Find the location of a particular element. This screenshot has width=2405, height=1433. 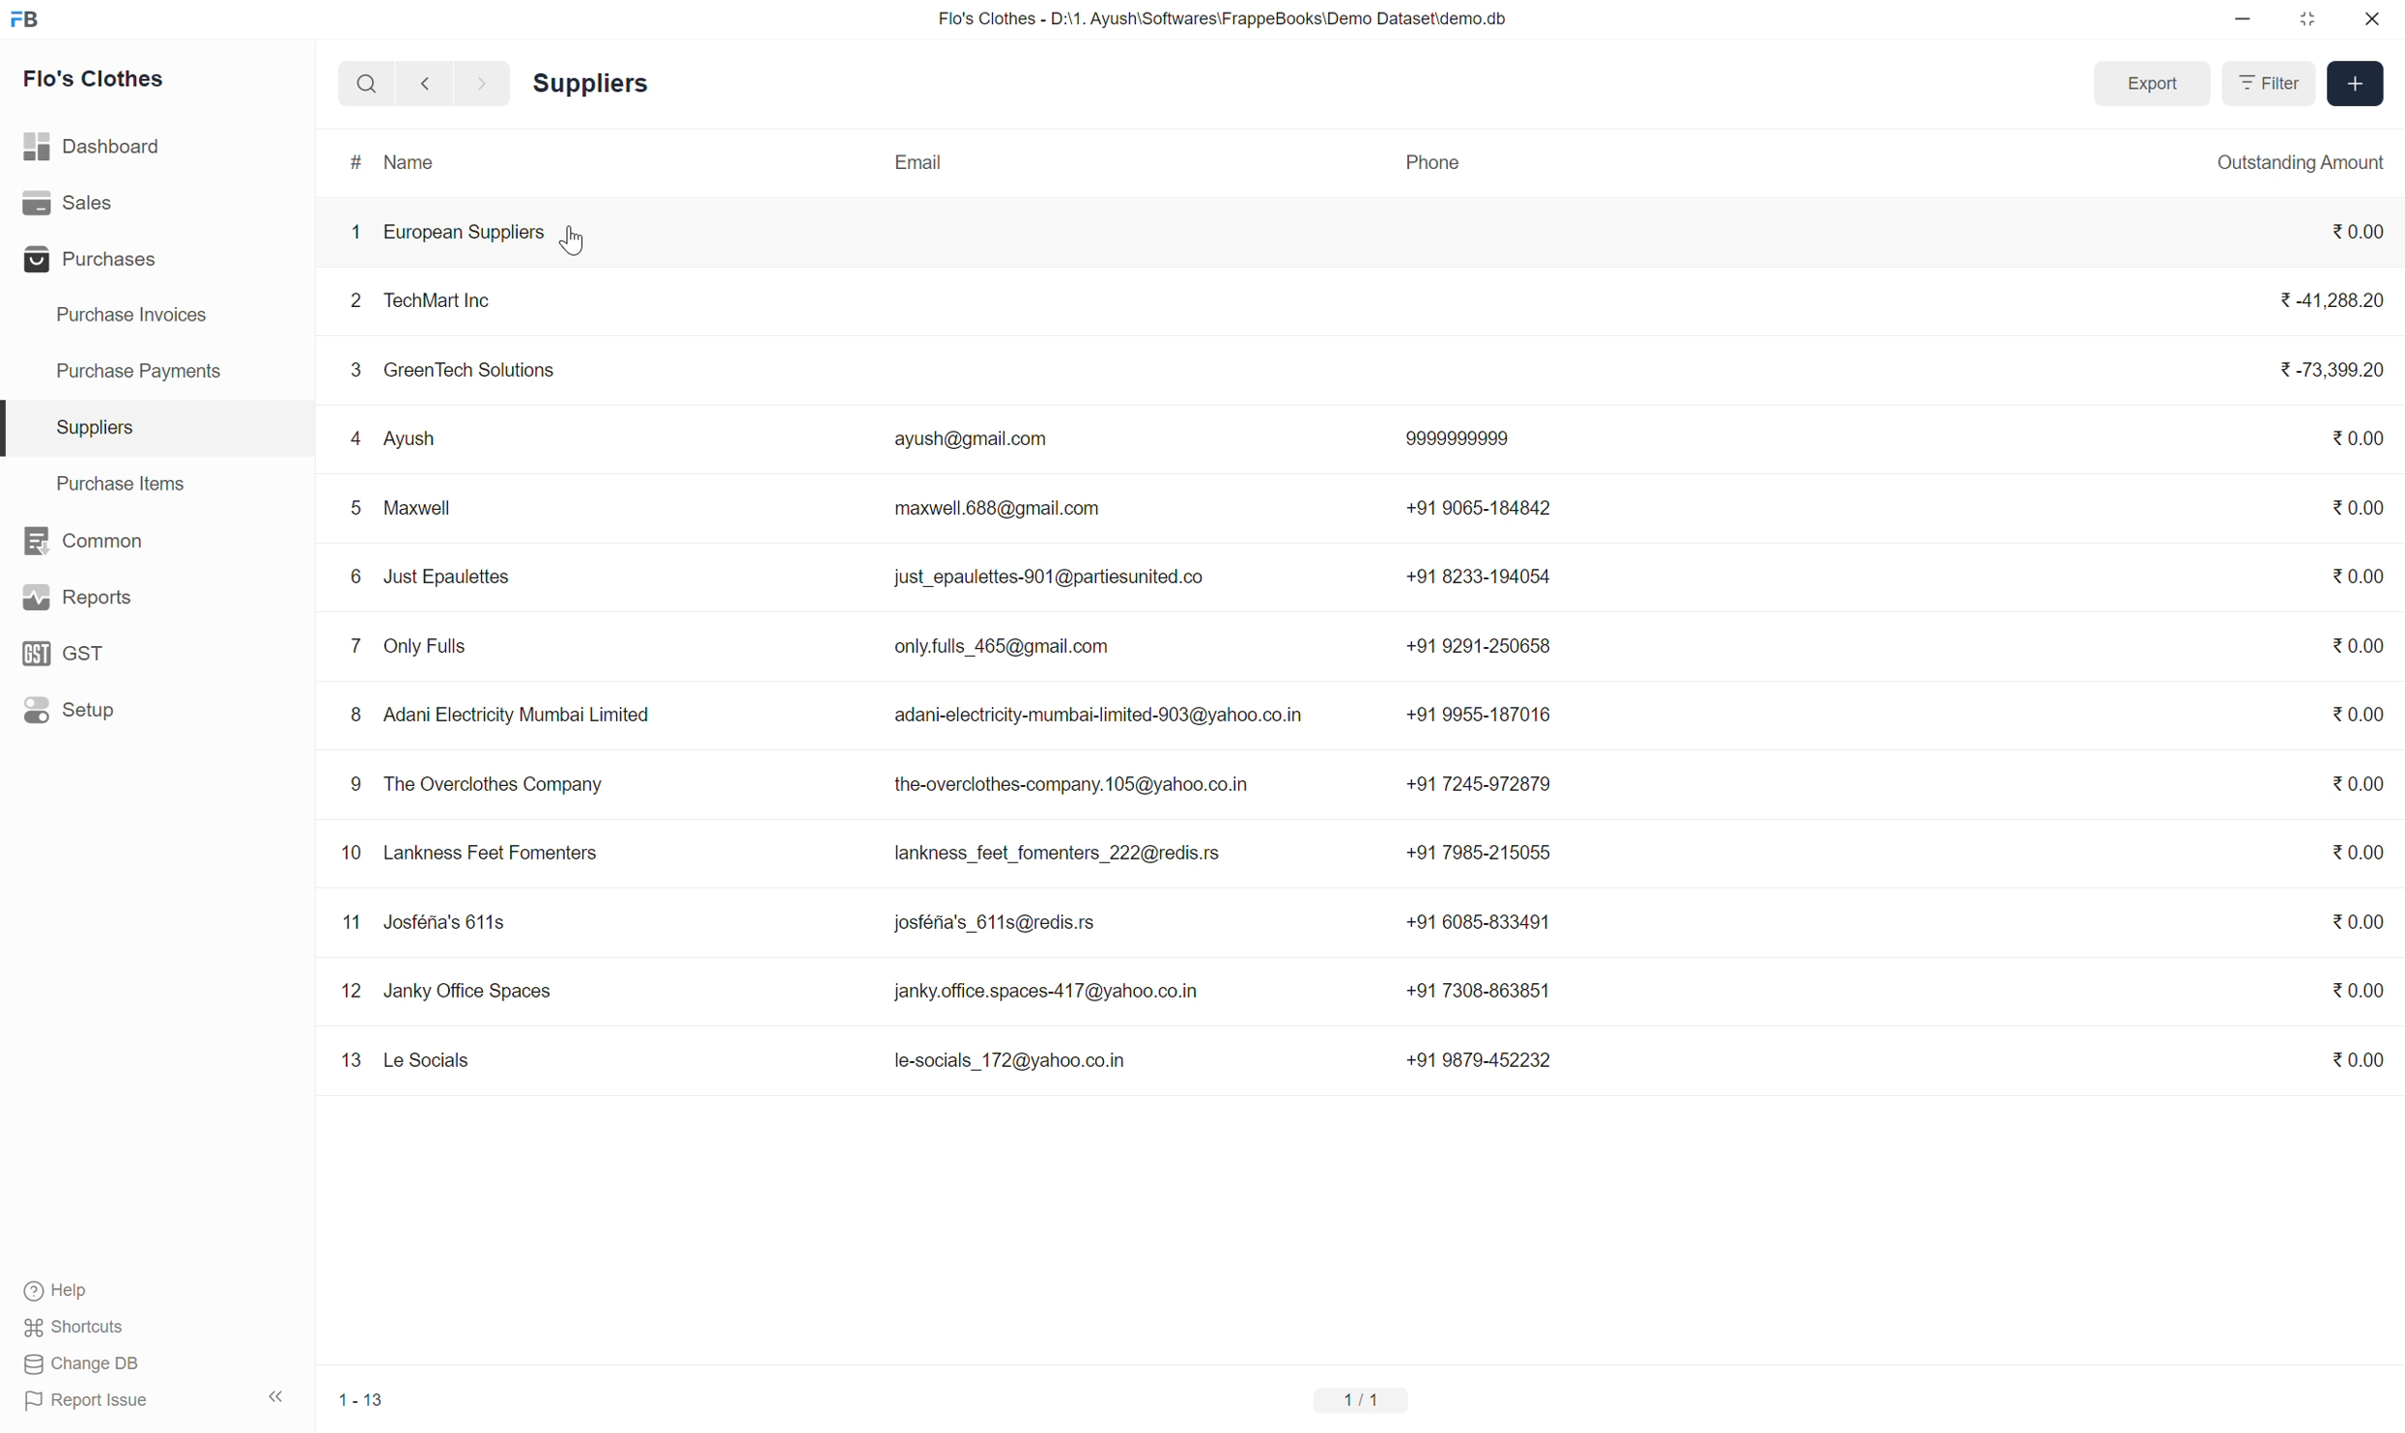

Purchases is located at coordinates (97, 252).